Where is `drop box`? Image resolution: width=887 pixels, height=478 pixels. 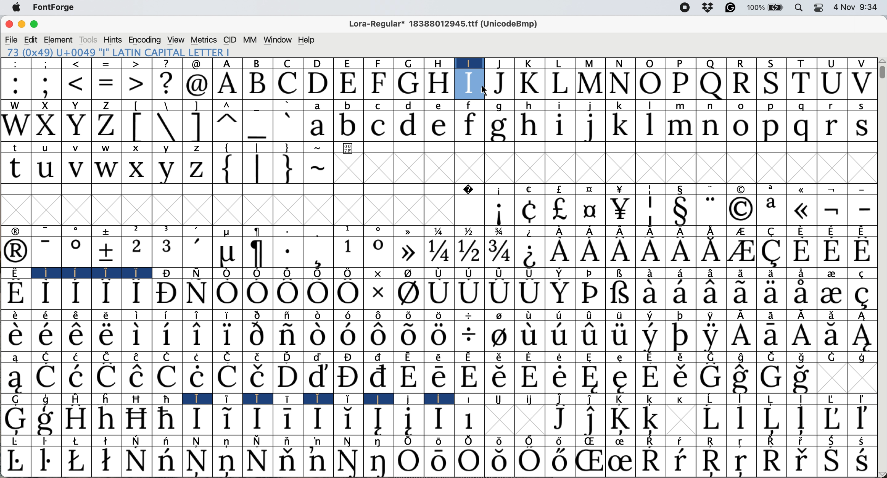
drop box is located at coordinates (708, 8).